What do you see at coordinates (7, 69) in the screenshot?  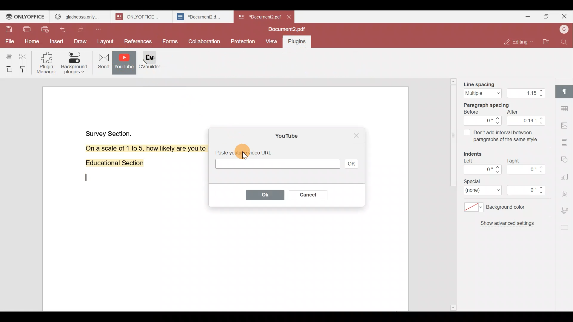 I see `Paste` at bounding box center [7, 69].